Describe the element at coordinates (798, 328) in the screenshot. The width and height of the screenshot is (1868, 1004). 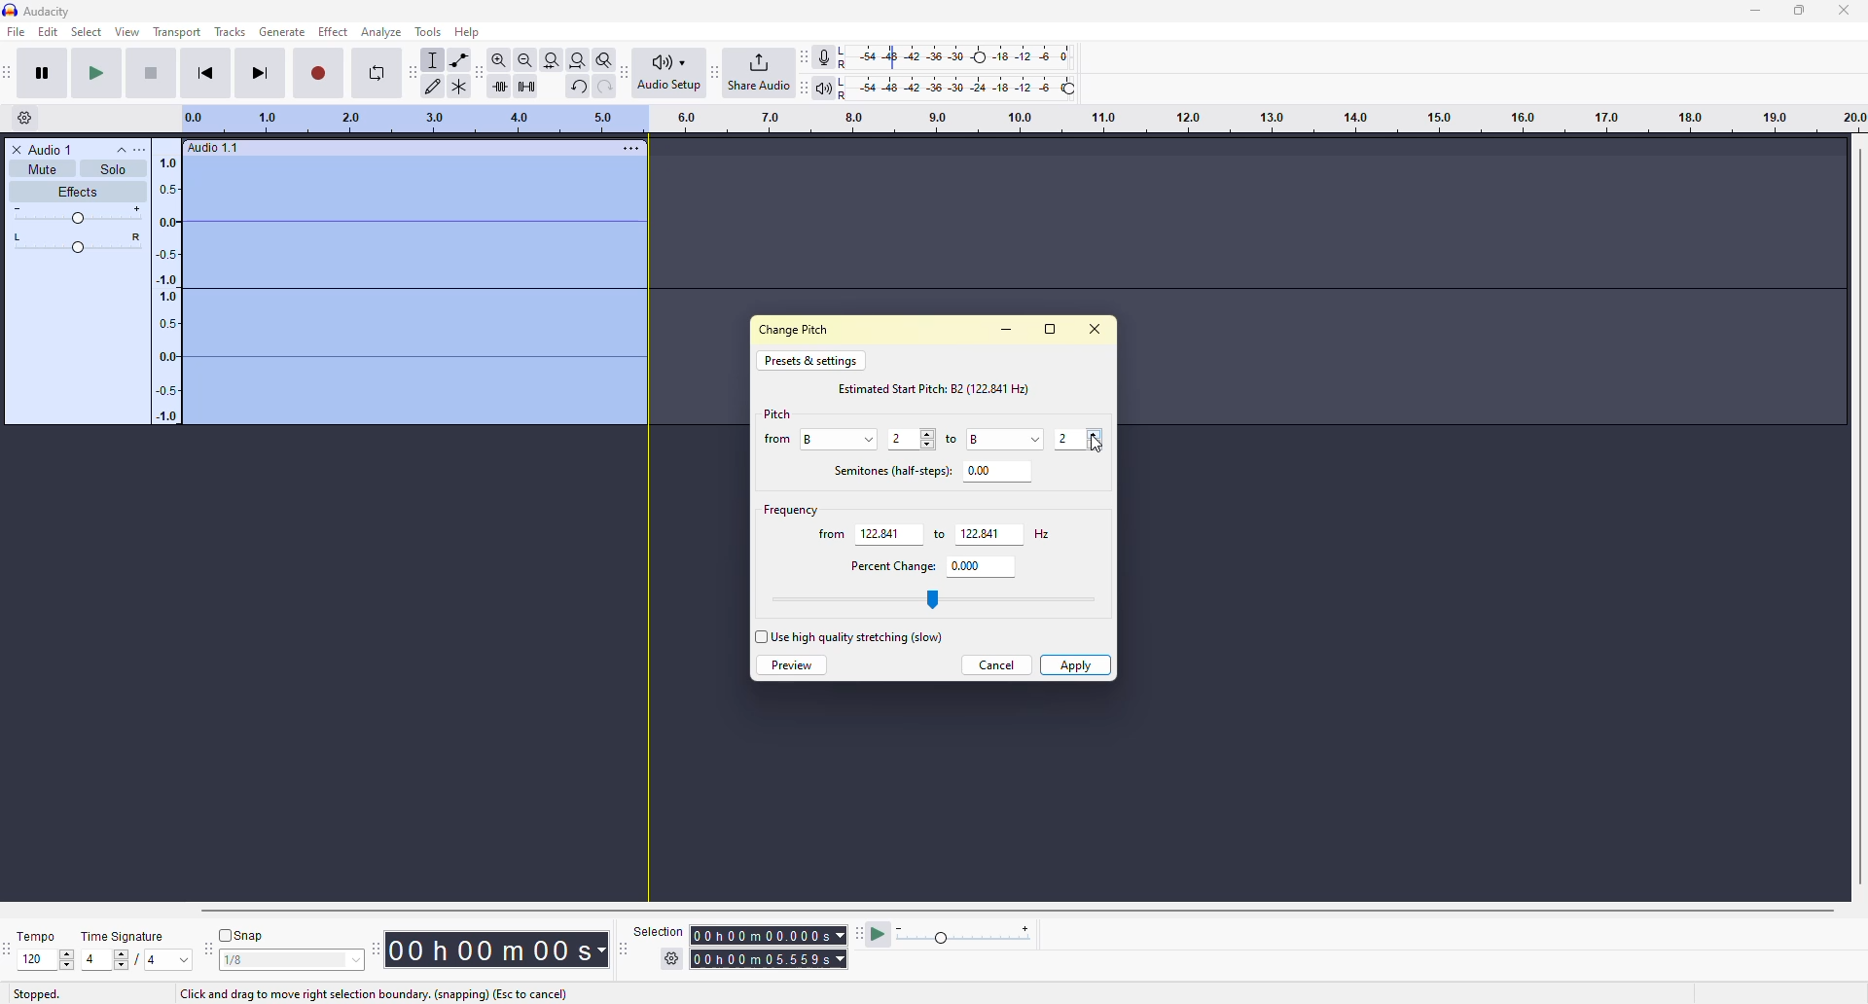
I see `change pitch` at that location.